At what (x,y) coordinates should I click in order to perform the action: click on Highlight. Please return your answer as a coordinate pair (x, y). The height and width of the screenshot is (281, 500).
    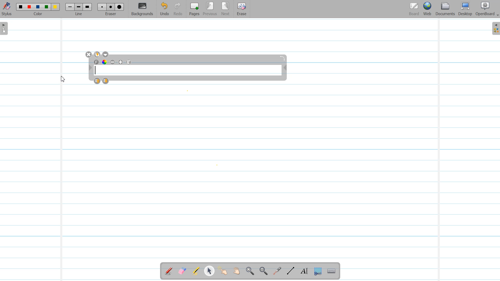
    Looking at the image, I should click on (196, 272).